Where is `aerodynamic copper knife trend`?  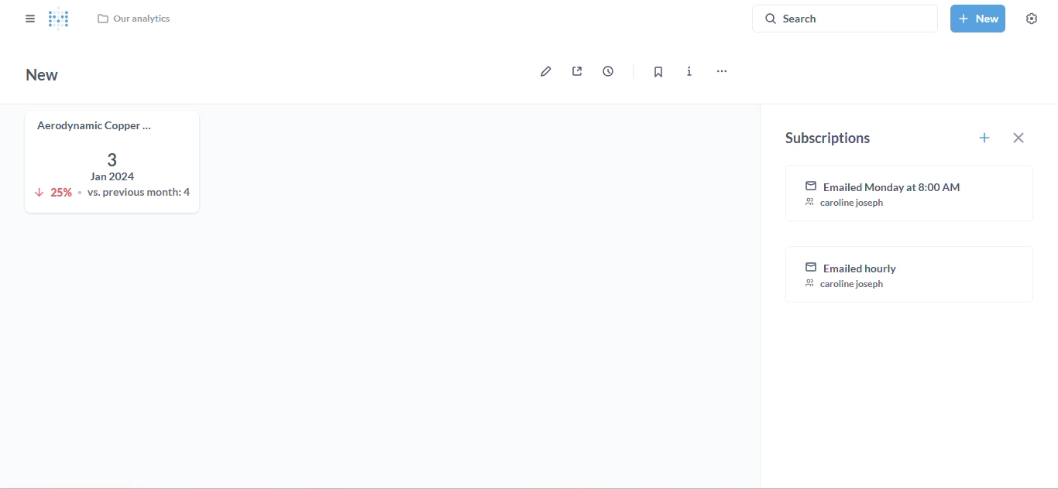 aerodynamic copper knife trend is located at coordinates (109, 160).